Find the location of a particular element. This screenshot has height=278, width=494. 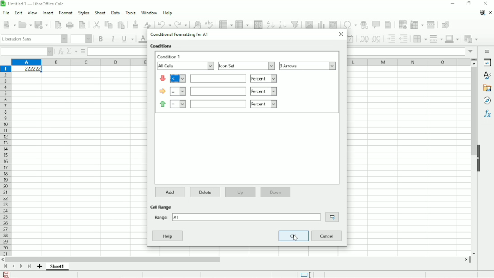

Function wizard is located at coordinates (60, 52).